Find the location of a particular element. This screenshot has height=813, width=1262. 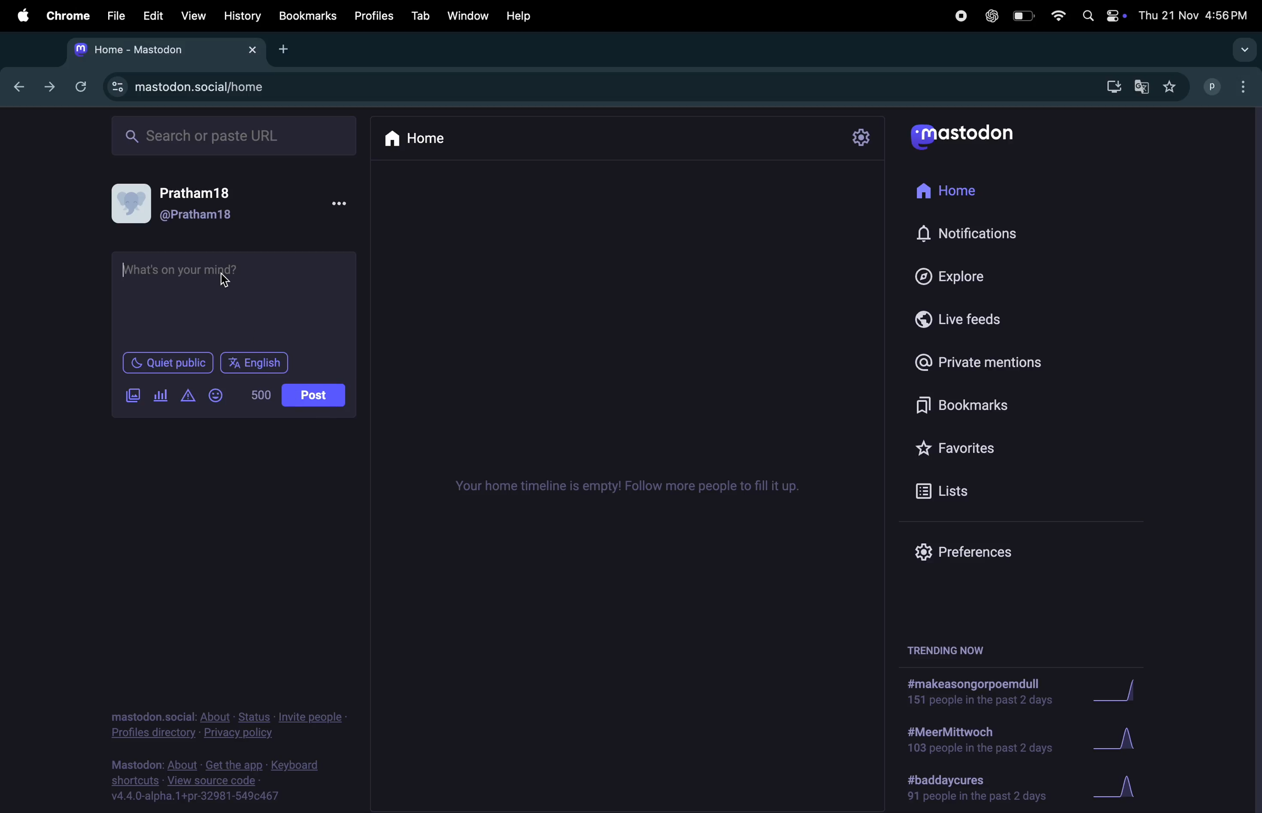

apple menu is located at coordinates (17, 14).